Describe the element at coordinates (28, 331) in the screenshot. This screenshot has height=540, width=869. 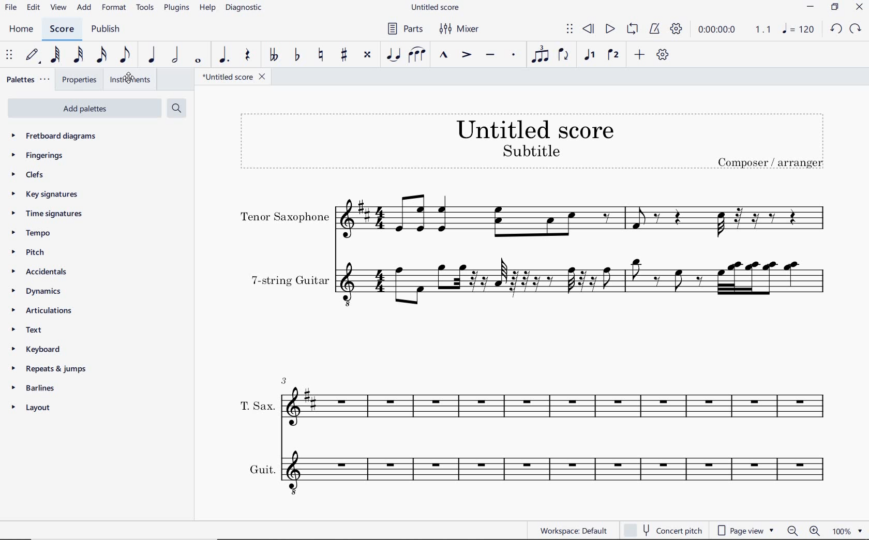
I see `TEXT` at that location.